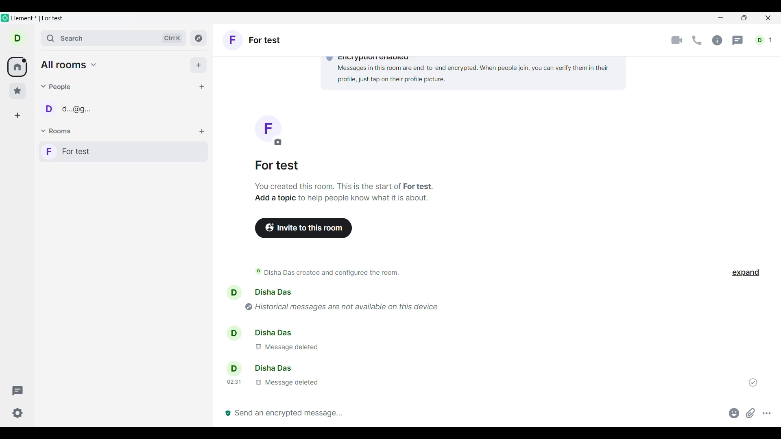  Describe the element at coordinates (202, 132) in the screenshot. I see `Add room` at that location.